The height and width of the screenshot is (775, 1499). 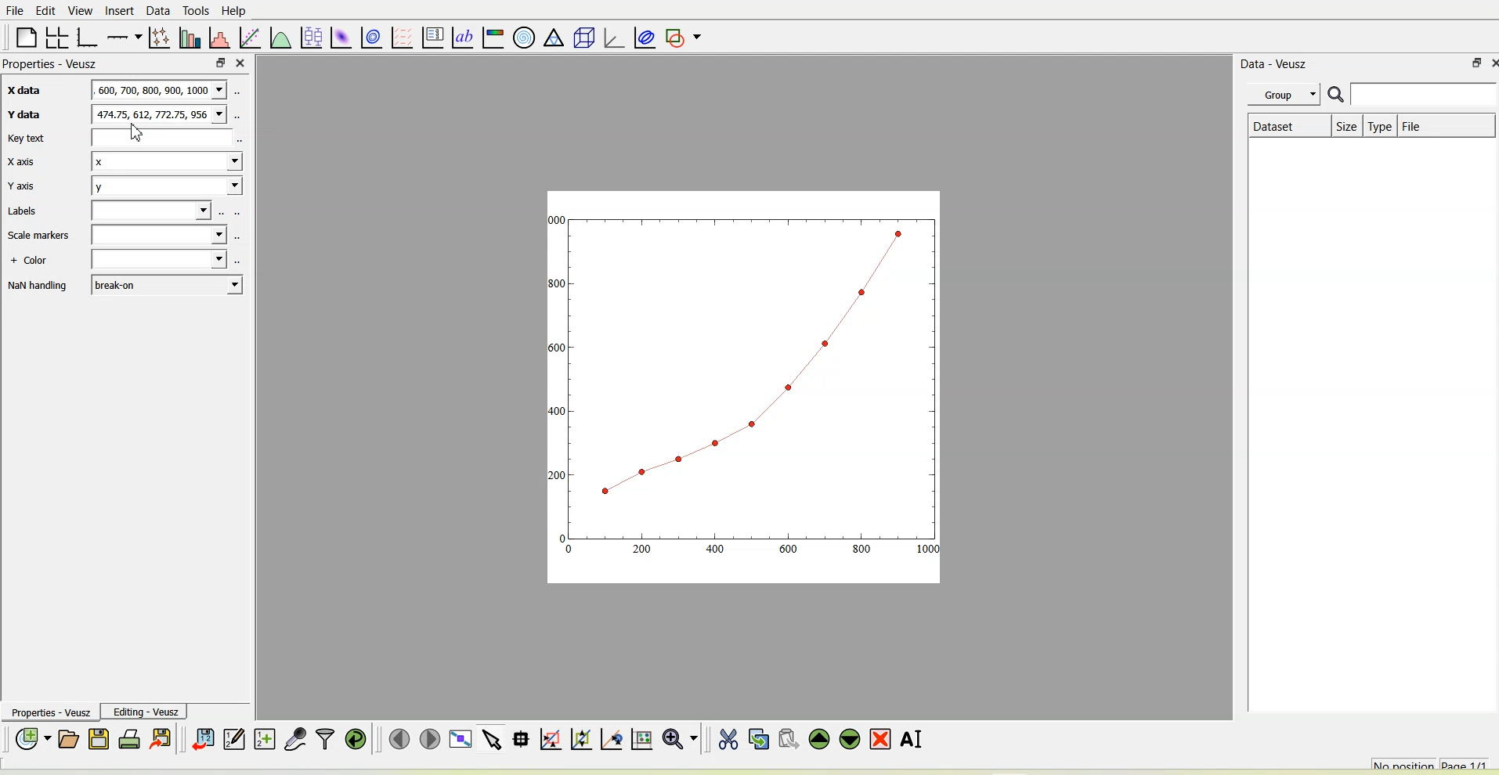 I want to click on New document, so click(x=32, y=739).